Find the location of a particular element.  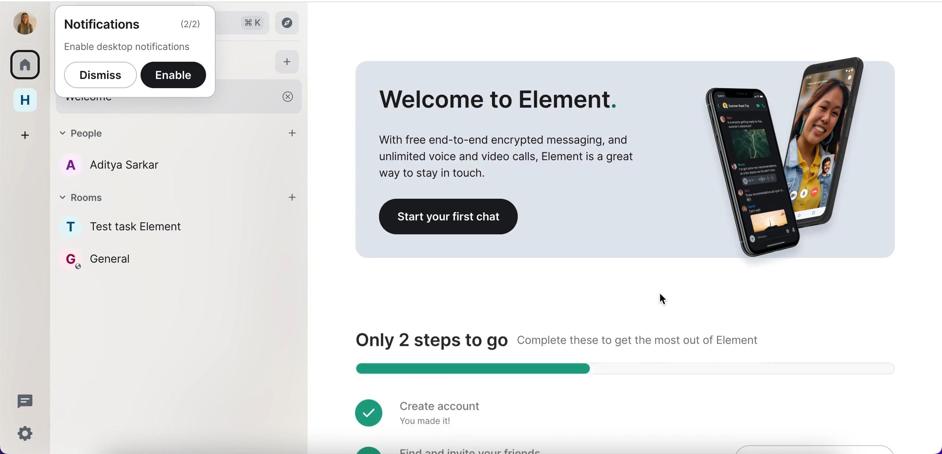

rooms is located at coordinates (27, 63).